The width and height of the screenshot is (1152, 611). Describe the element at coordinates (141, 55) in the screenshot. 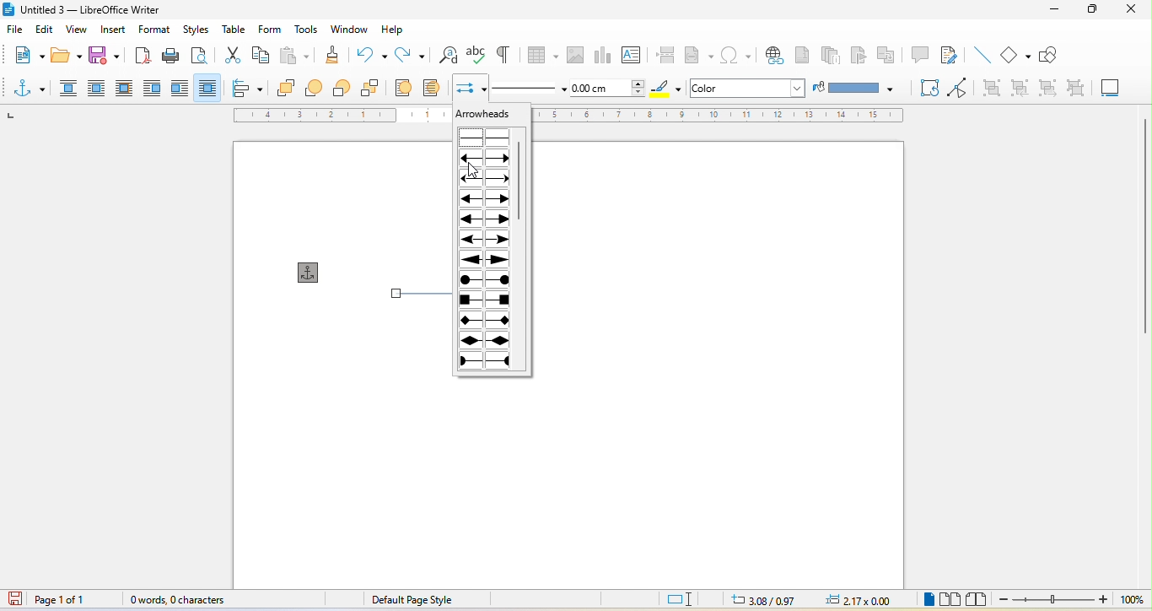

I see `export directly as pdf` at that location.